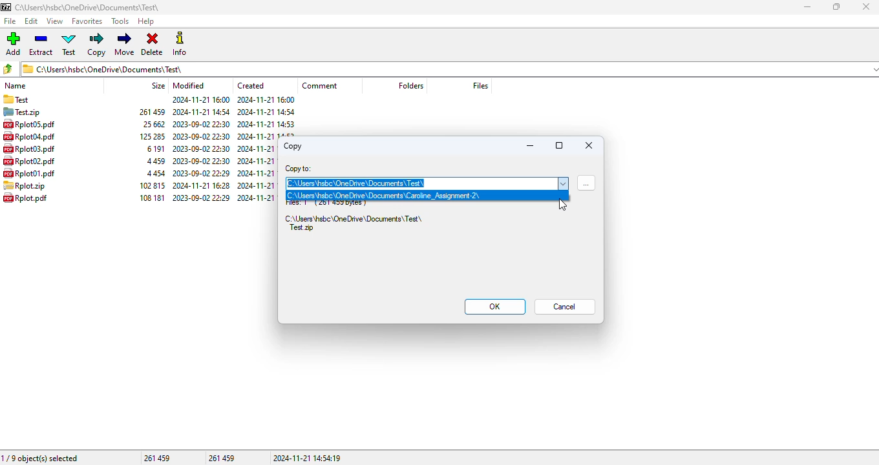 Image resolution: width=879 pixels, height=465 pixels. Describe the element at coordinates (866, 6) in the screenshot. I see `close` at that location.